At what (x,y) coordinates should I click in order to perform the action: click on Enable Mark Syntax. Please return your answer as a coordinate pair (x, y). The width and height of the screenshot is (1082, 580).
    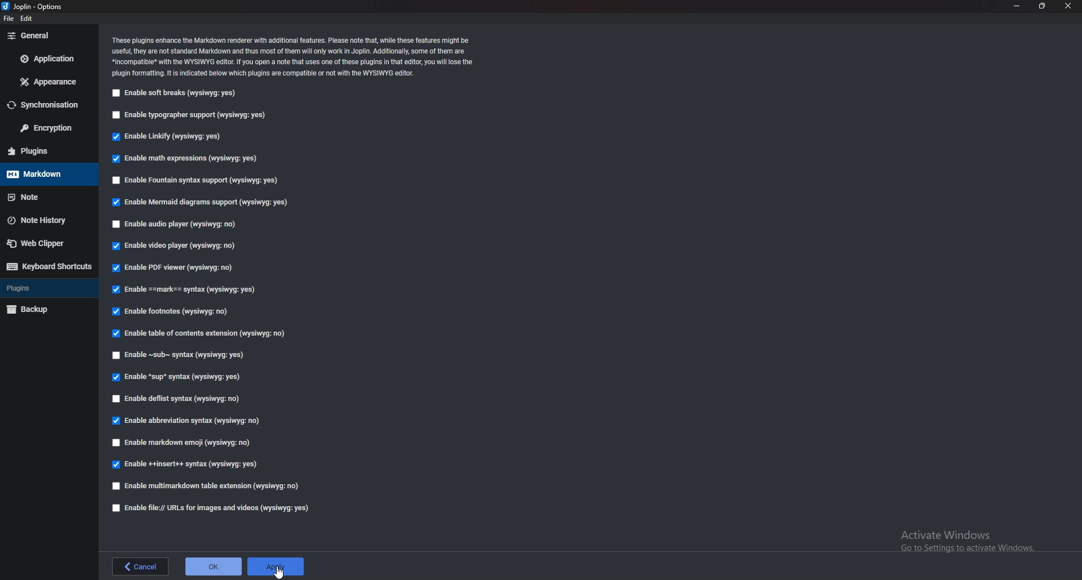
    Looking at the image, I should click on (191, 290).